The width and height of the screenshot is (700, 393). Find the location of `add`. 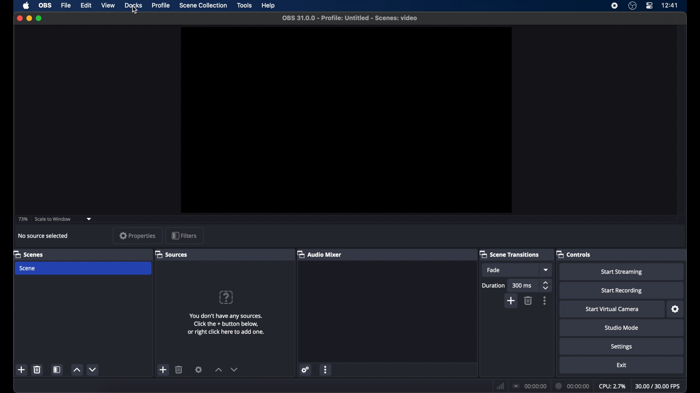

add is located at coordinates (512, 301).